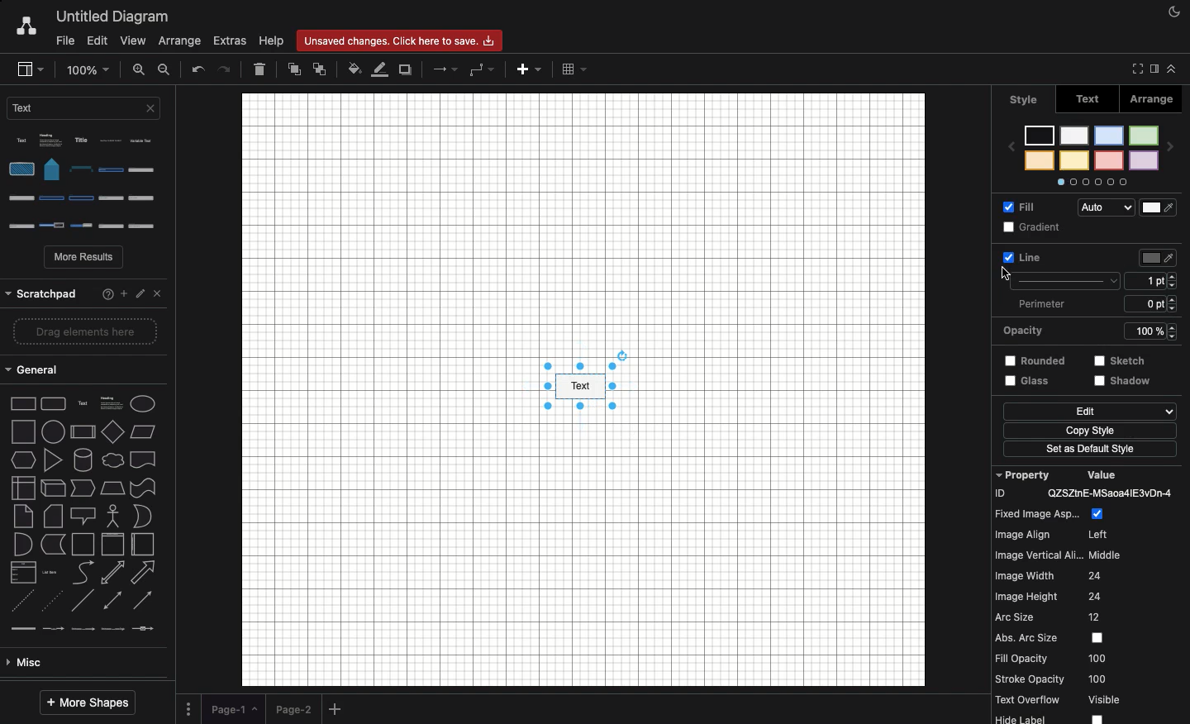 This screenshot has width=1190, height=724. Describe the element at coordinates (404, 40) in the screenshot. I see `changes` at that location.